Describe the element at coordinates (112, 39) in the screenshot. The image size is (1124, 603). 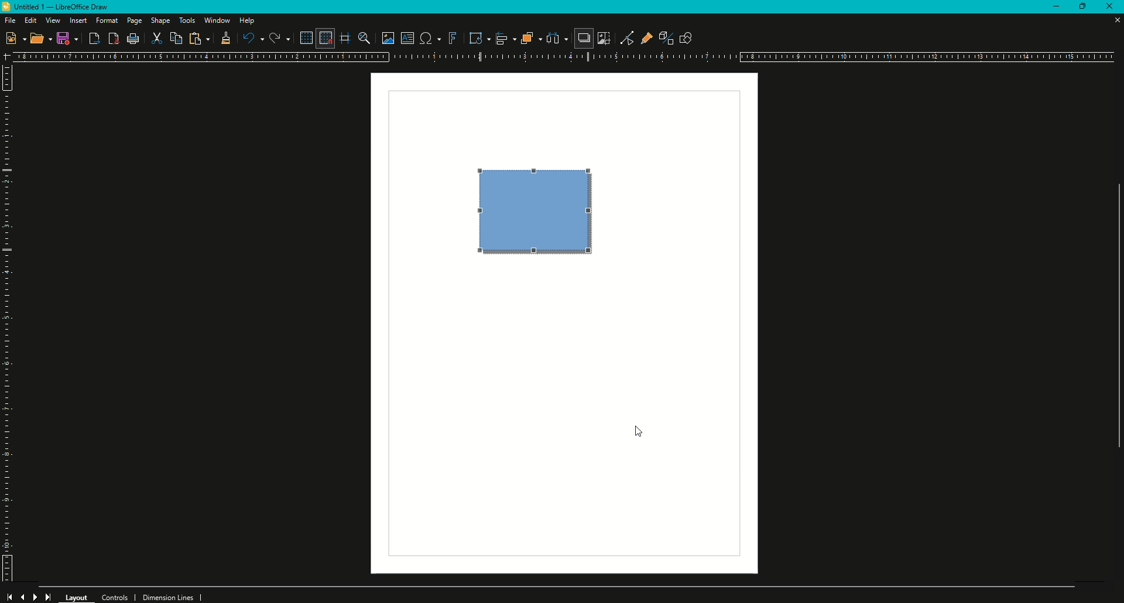
I see `Export to PDF` at that location.